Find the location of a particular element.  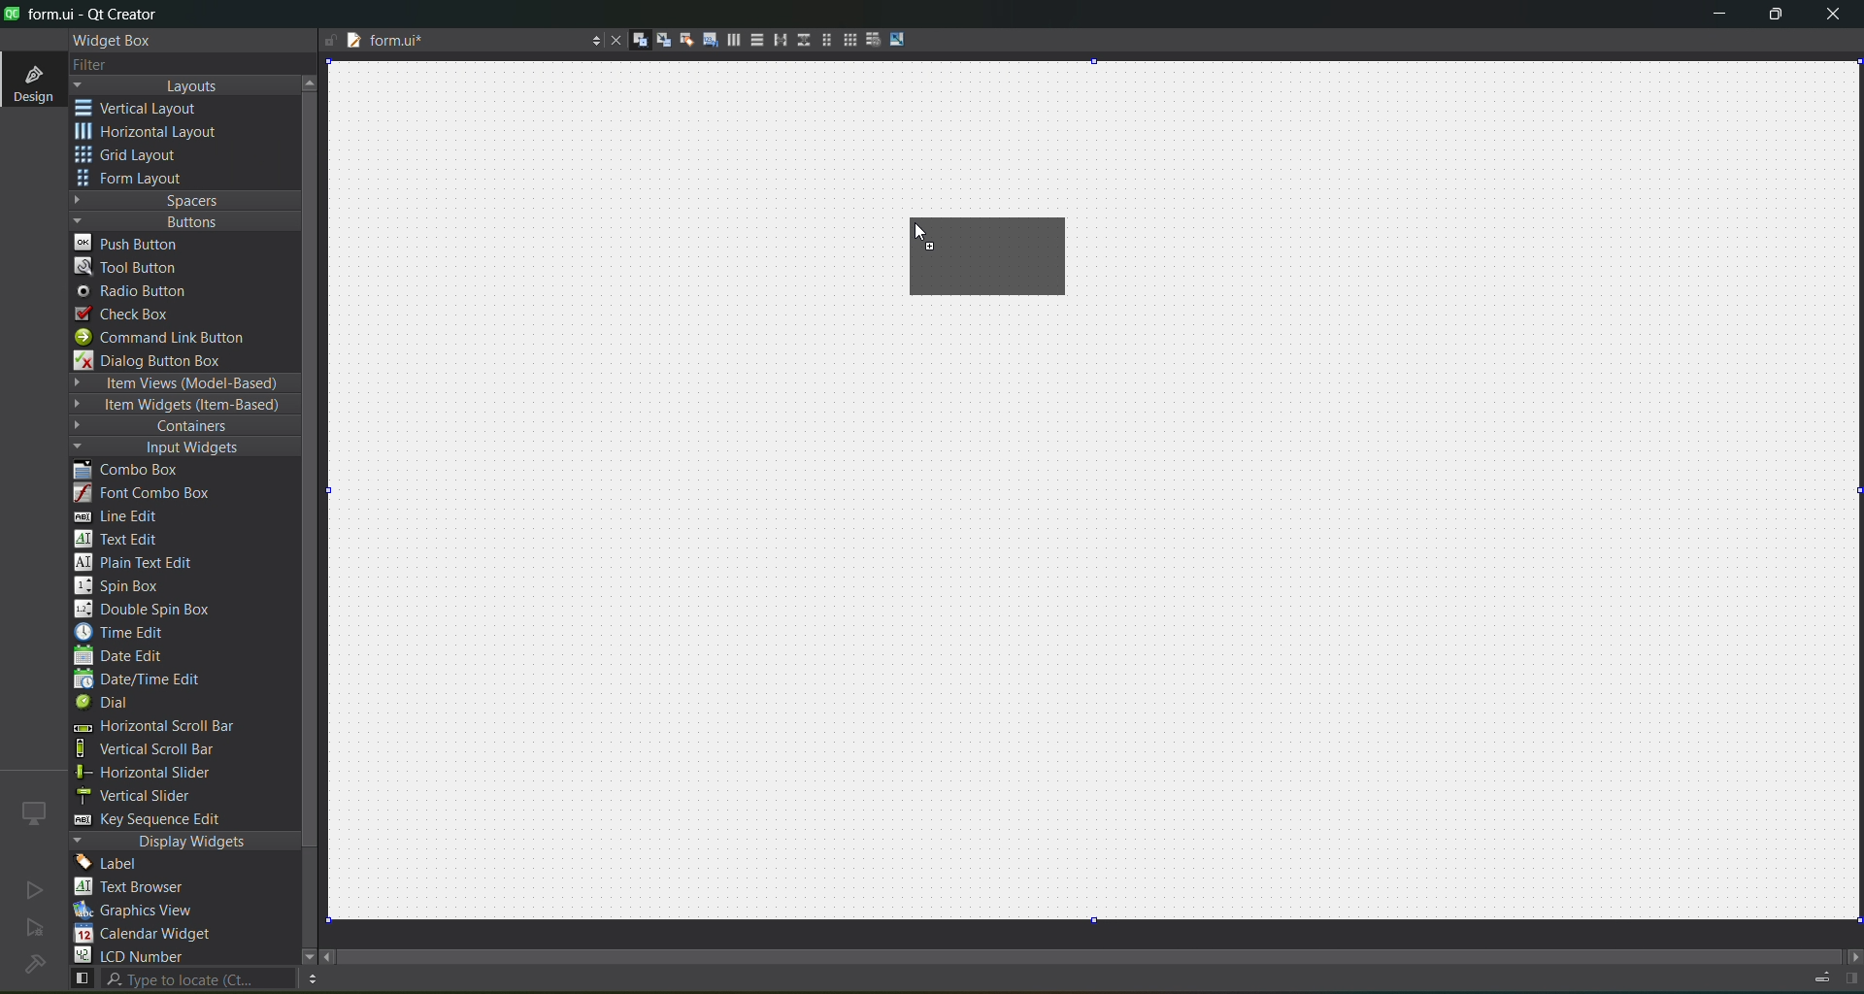

date/time edit is located at coordinates (155, 680).